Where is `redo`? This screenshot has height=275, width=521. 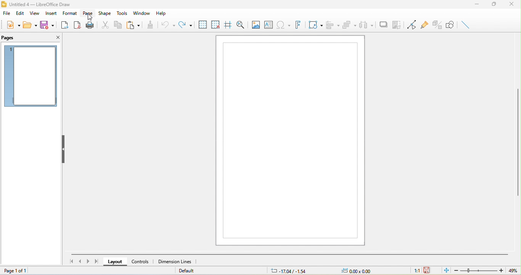
redo is located at coordinates (187, 24).